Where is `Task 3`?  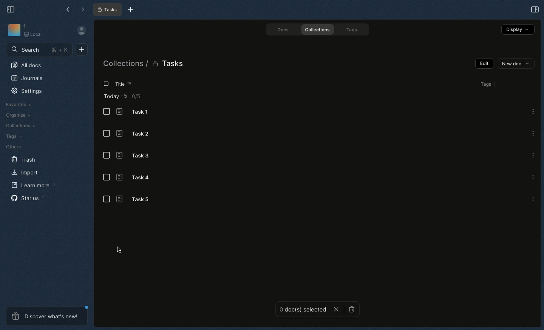 Task 3 is located at coordinates (136, 156).